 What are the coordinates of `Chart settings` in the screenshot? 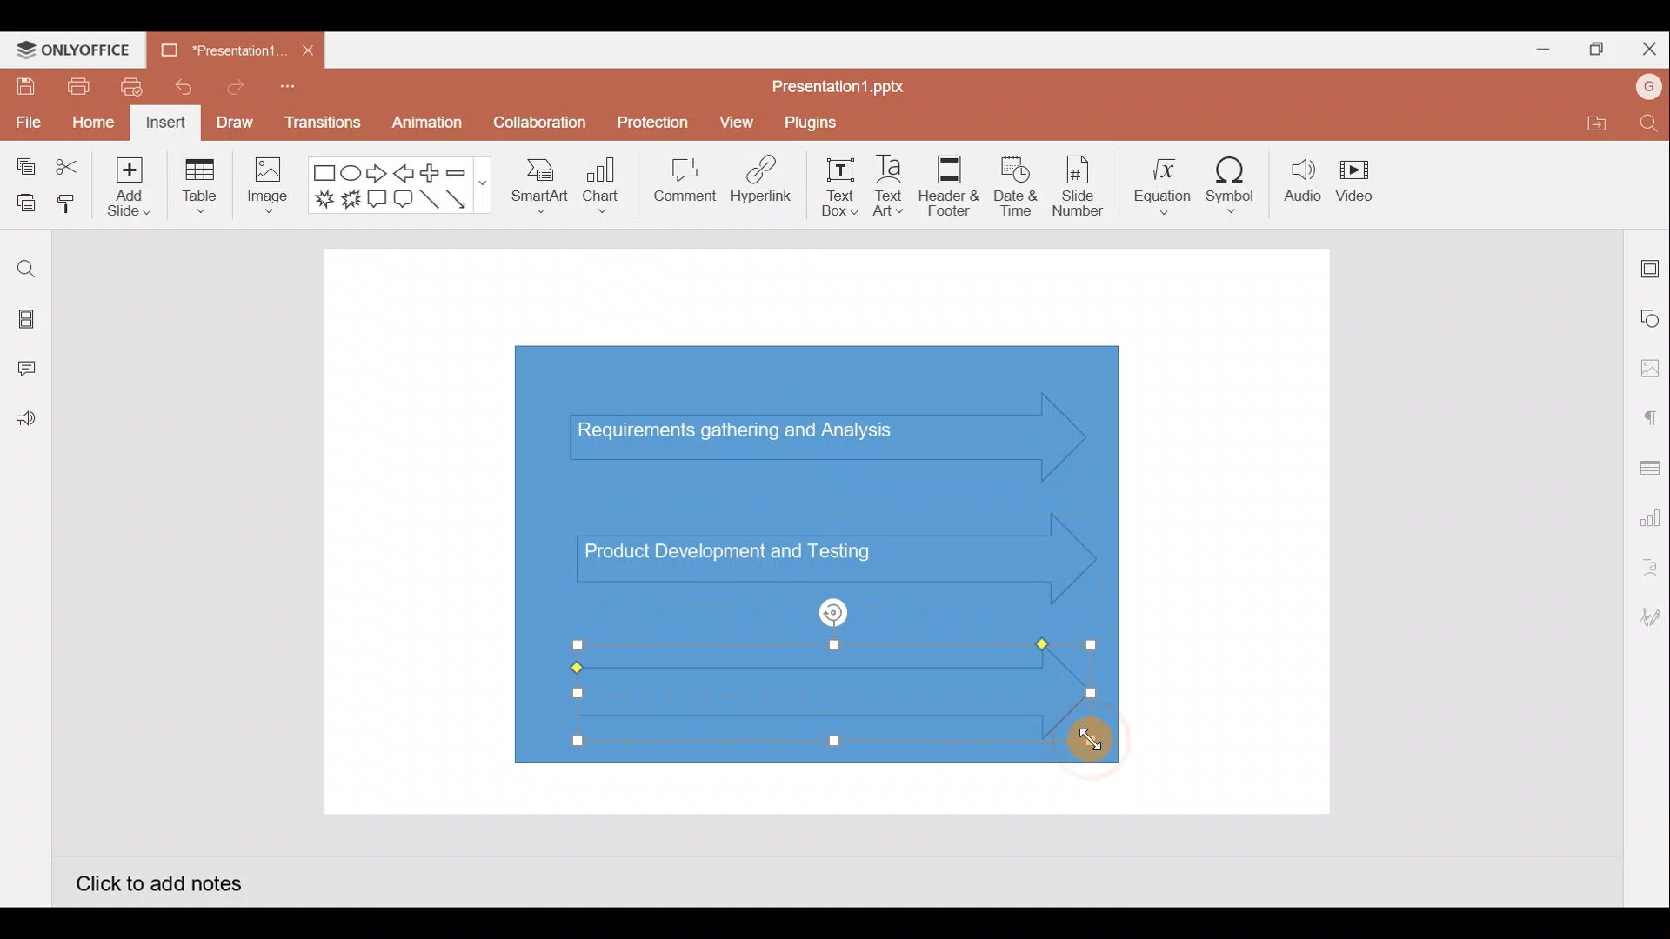 It's located at (1647, 515).